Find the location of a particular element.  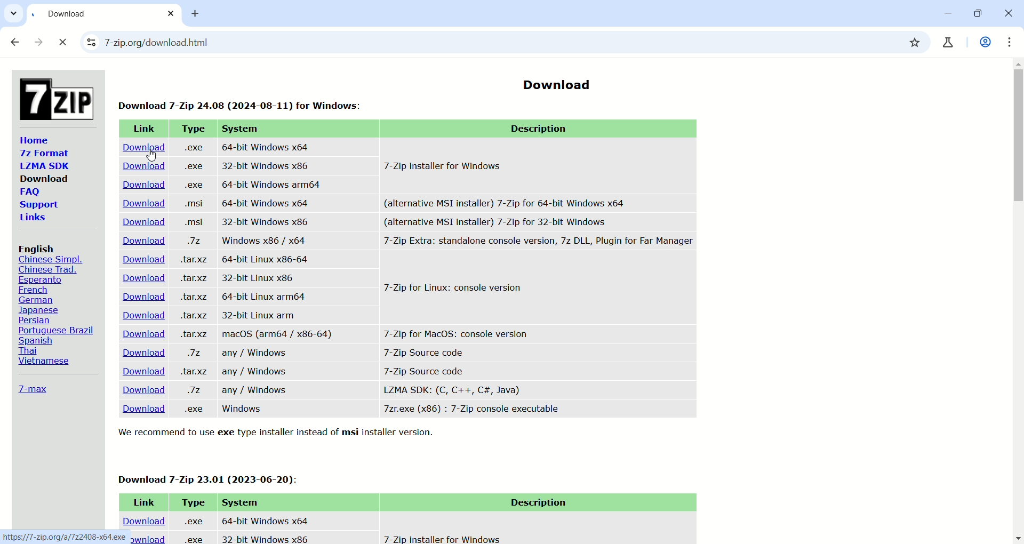

Windows is located at coordinates (244, 410).